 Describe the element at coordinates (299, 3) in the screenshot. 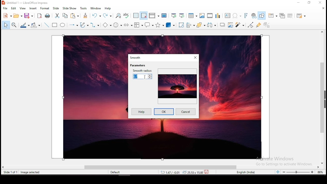

I see `minimize` at that location.